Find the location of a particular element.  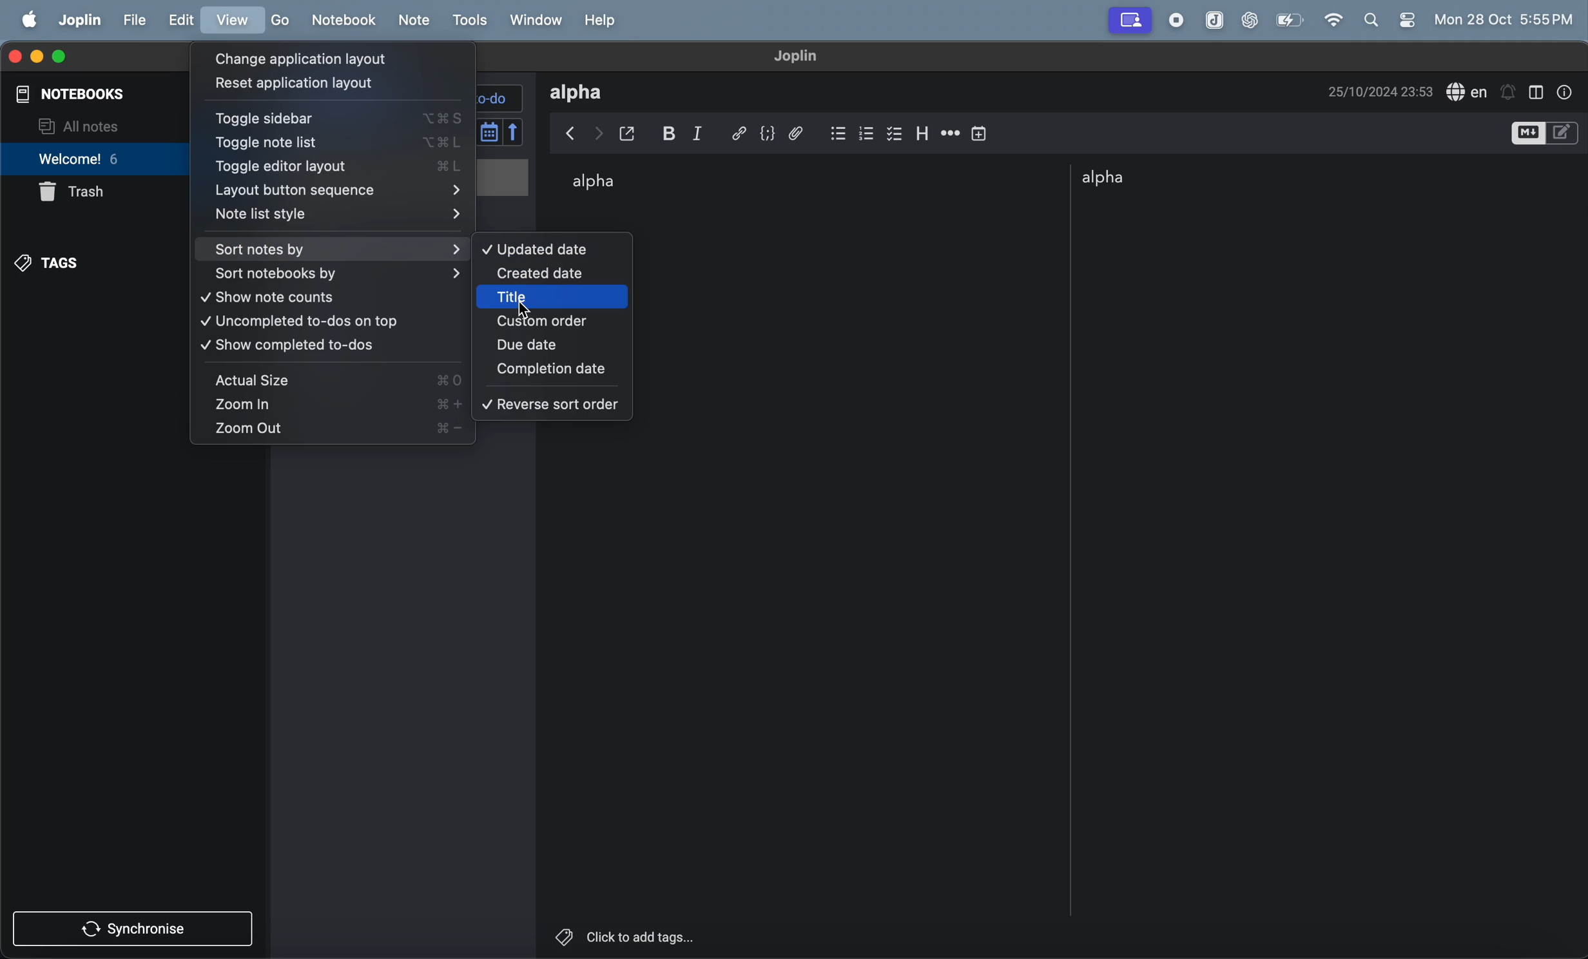

sort date is located at coordinates (501, 131).